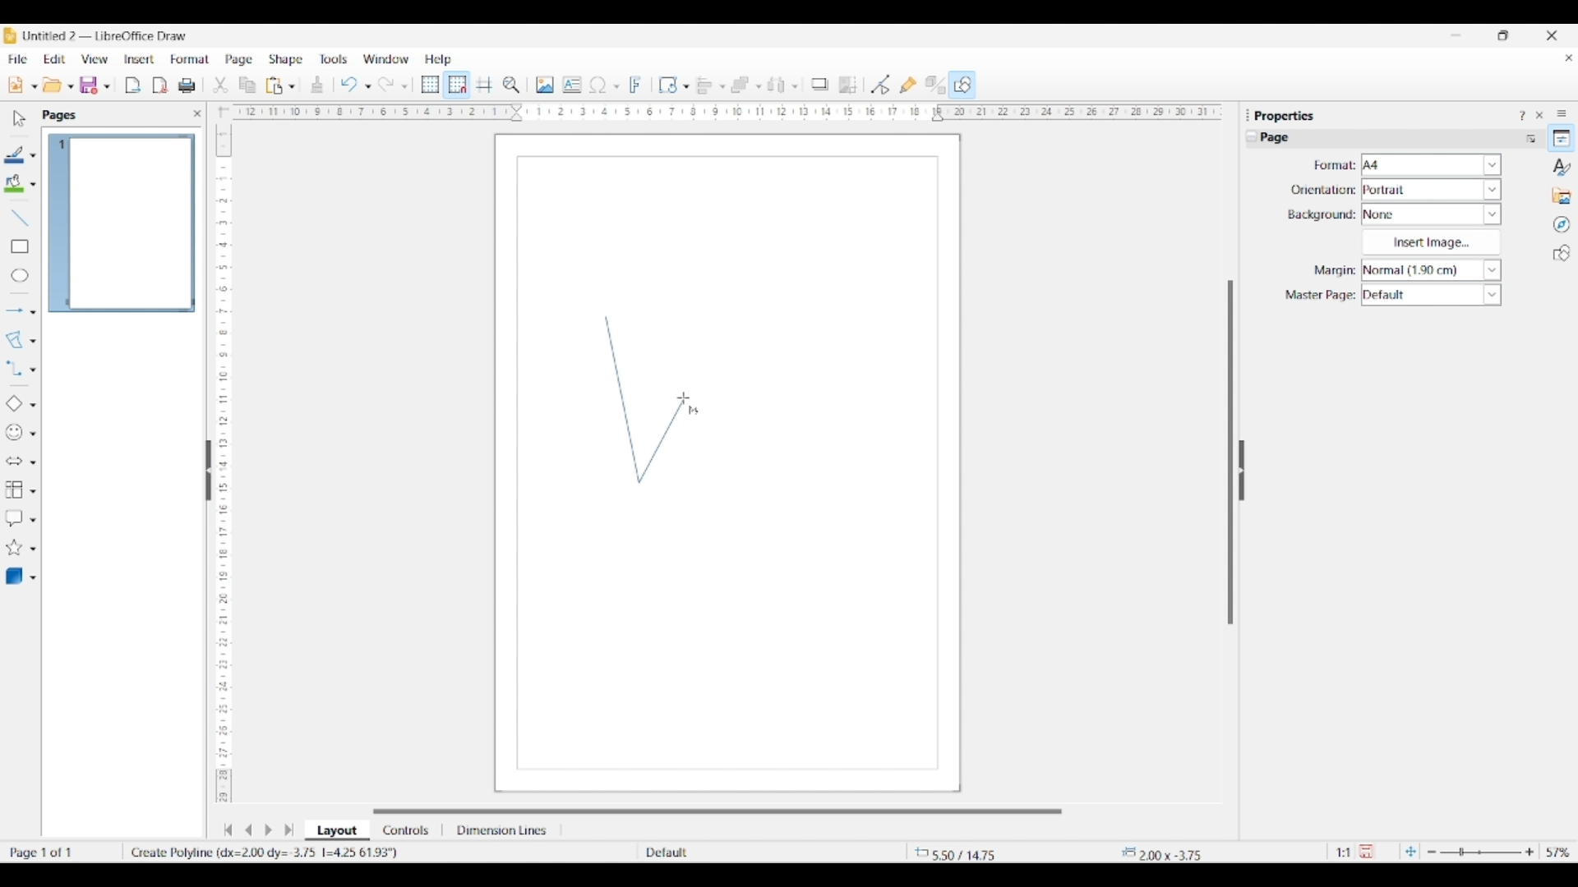 The width and height of the screenshot is (1578, 887). I want to click on Current page w.r.t. total number of pages, so click(61, 852).